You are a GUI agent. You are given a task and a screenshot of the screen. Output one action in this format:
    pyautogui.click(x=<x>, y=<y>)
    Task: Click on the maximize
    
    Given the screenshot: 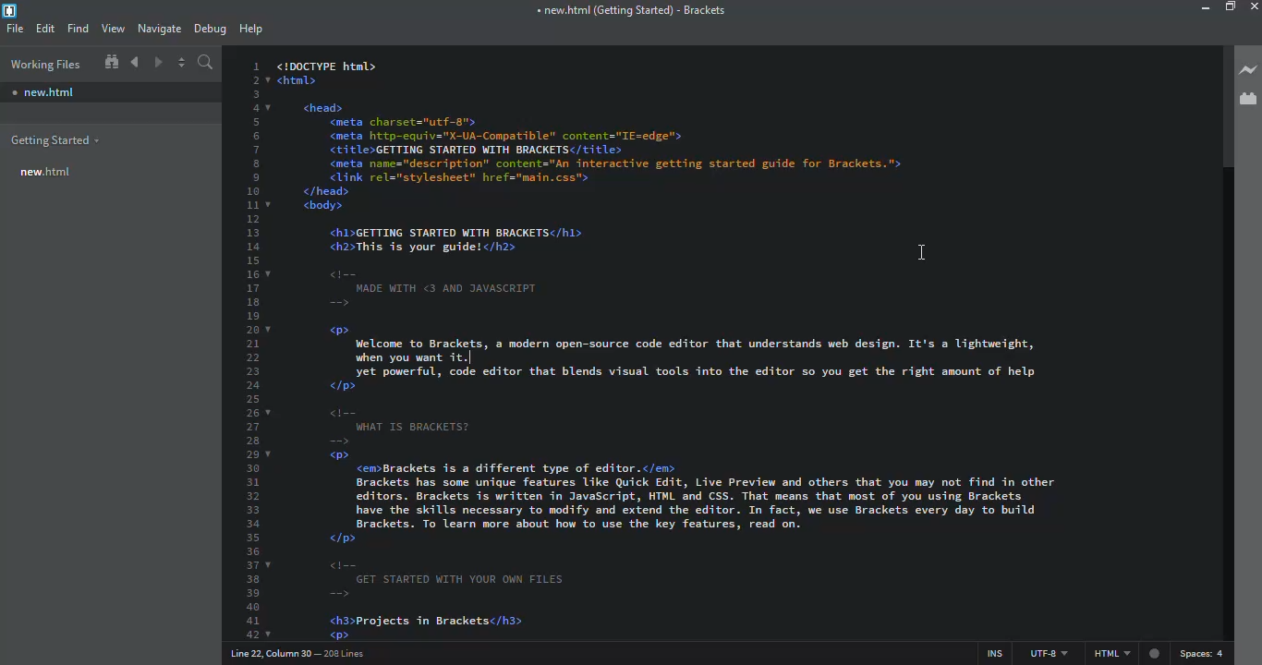 What is the action you would take?
    pyautogui.click(x=1232, y=6)
    